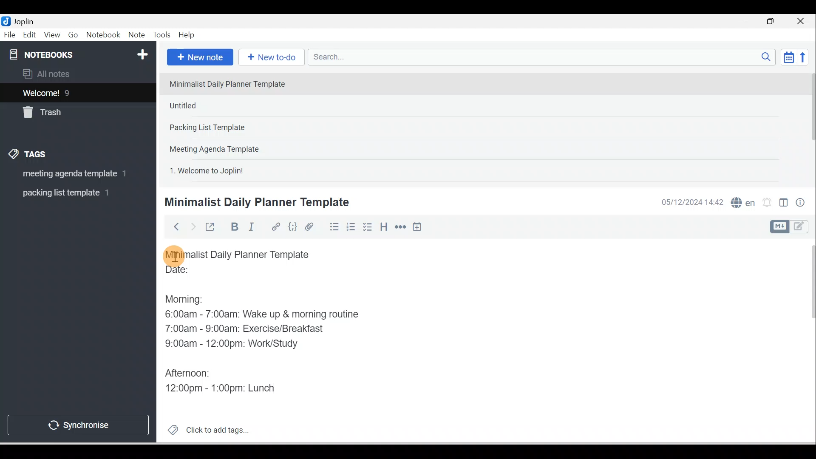 The image size is (816, 459). I want to click on Trash, so click(62, 110).